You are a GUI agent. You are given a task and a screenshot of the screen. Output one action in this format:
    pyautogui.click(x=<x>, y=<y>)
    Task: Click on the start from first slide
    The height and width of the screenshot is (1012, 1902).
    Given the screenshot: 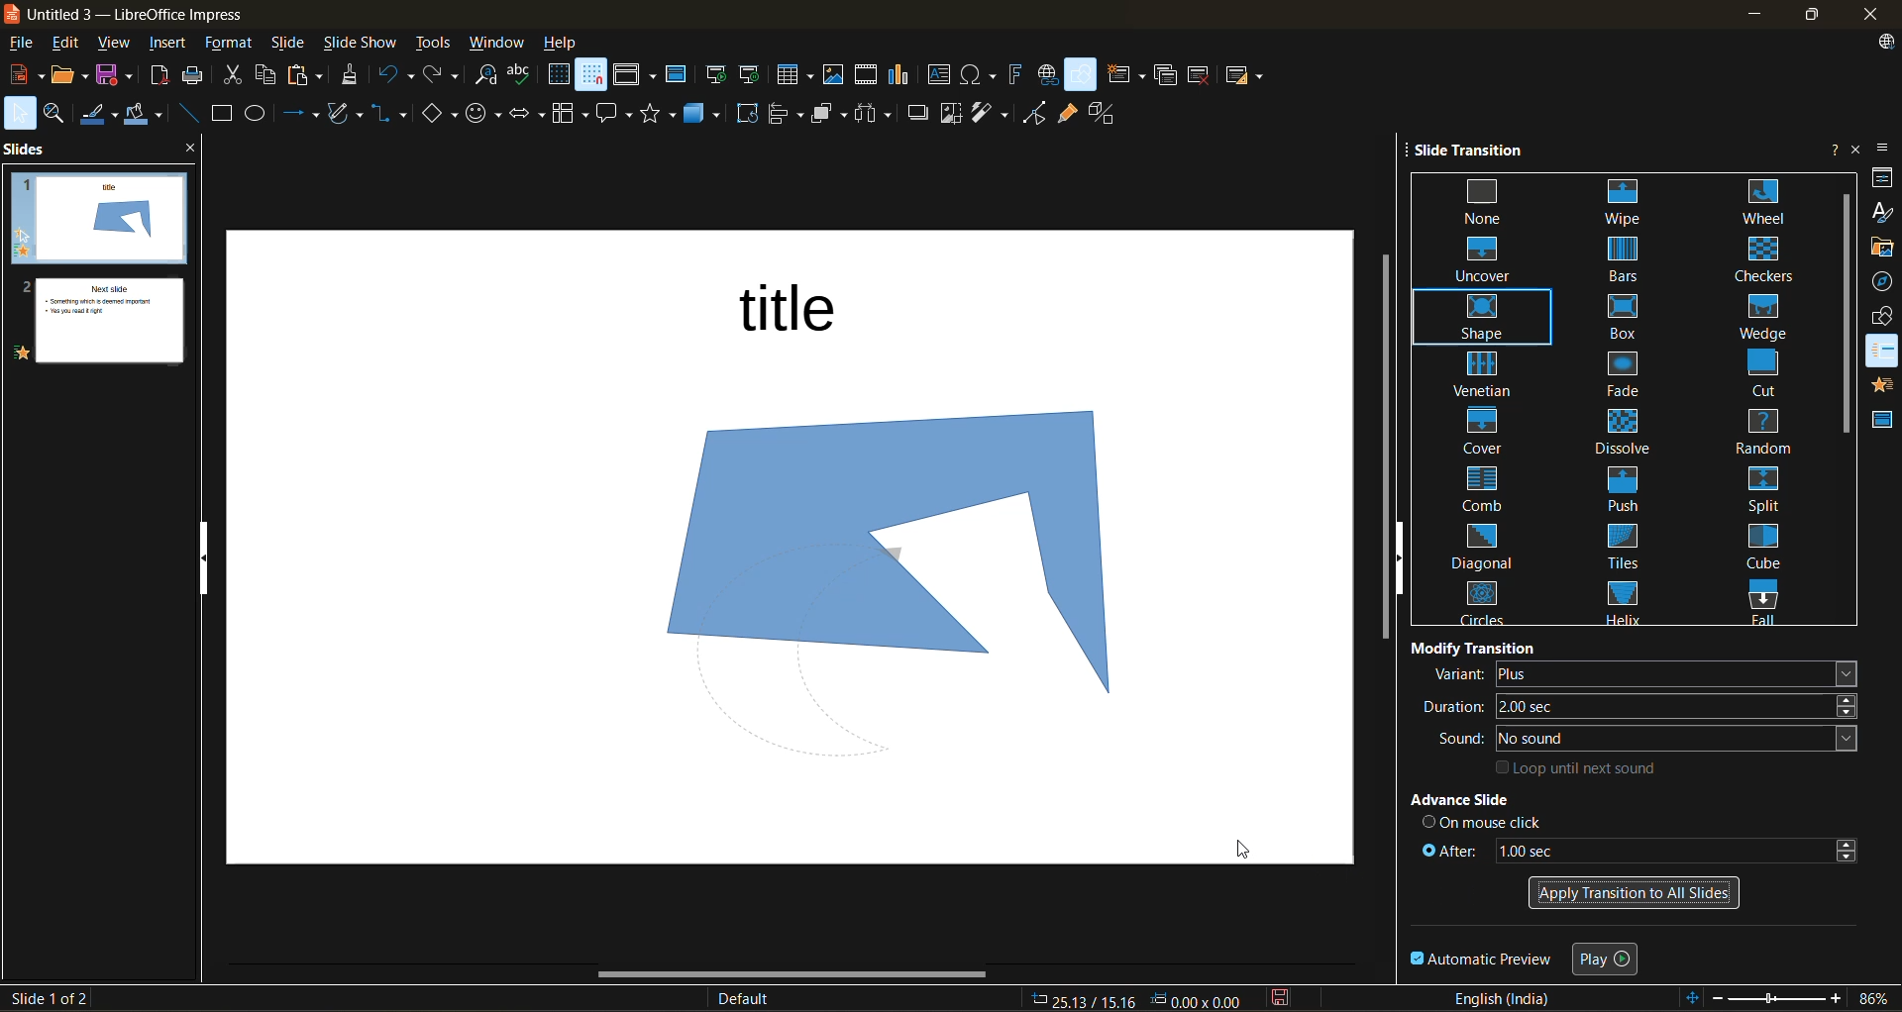 What is the action you would take?
    pyautogui.click(x=718, y=75)
    